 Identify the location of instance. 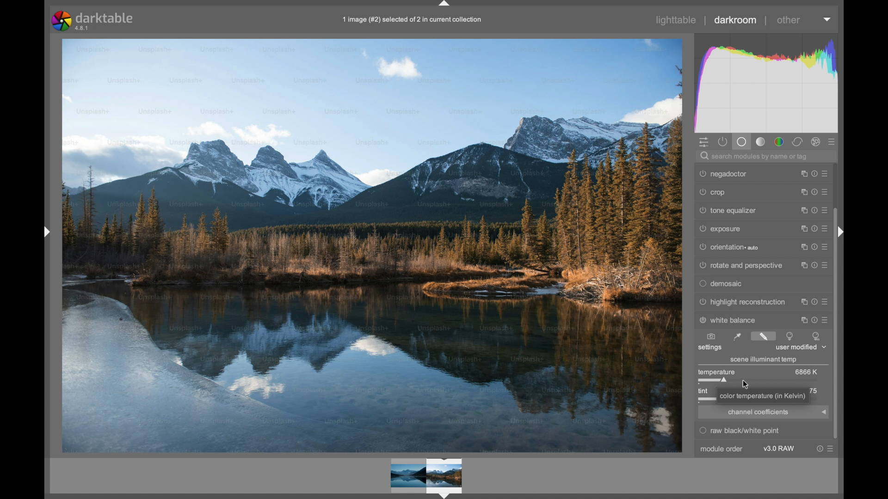
(802, 208).